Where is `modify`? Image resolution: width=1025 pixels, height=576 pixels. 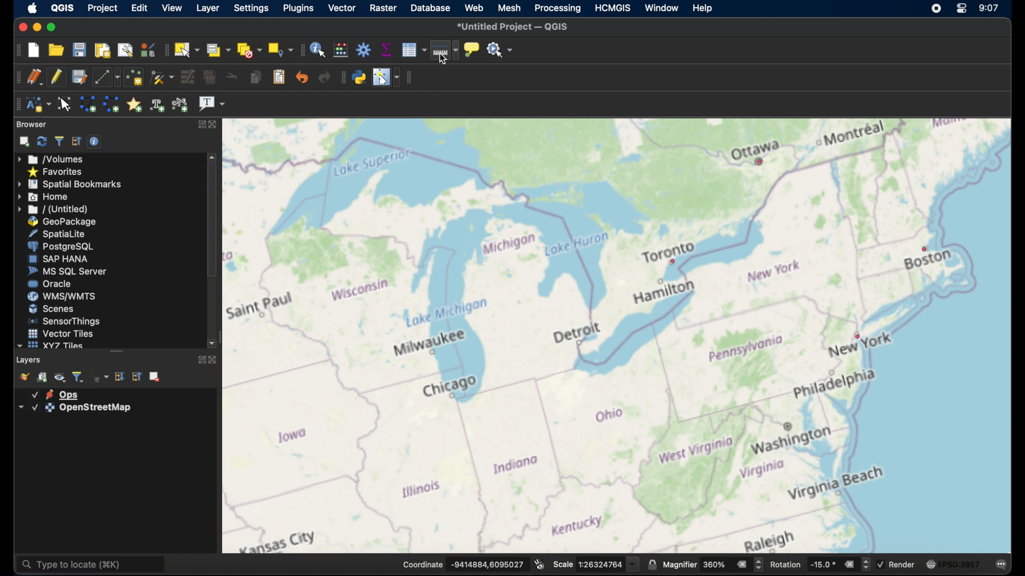
modify is located at coordinates (187, 76).